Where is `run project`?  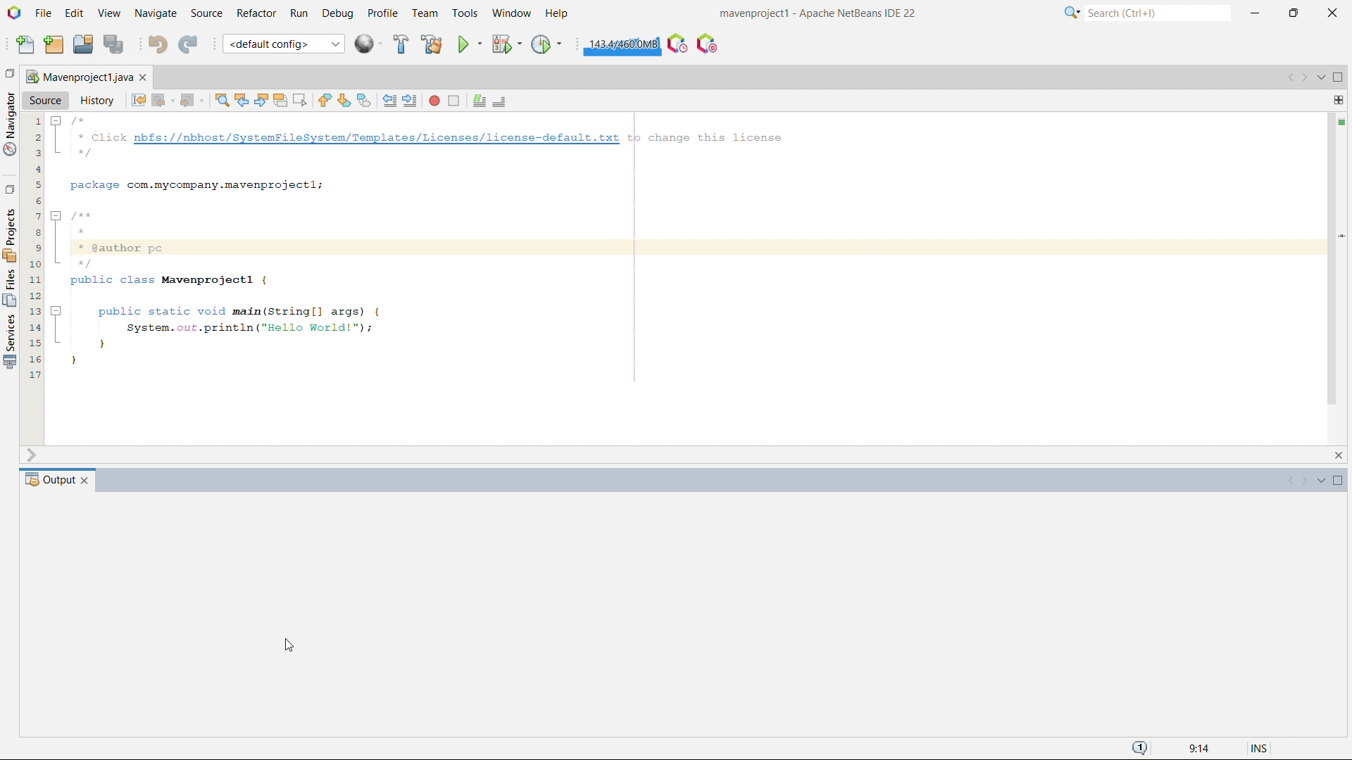 run project is located at coordinates (469, 44).